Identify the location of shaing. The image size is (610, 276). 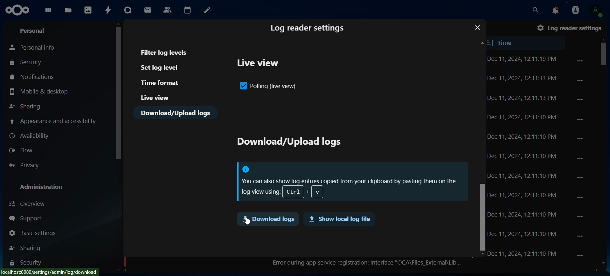
(26, 246).